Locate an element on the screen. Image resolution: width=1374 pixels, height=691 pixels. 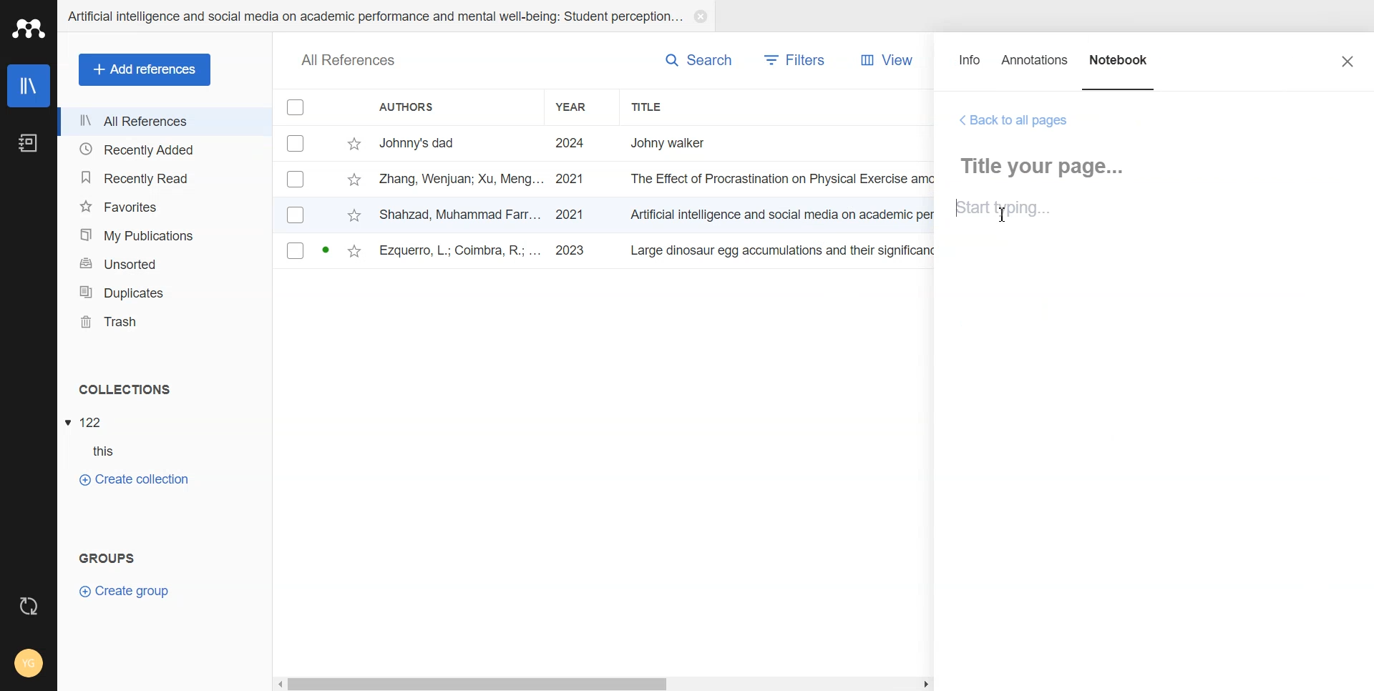
zang, wenjuan; xu, meng... is located at coordinates (462, 178).